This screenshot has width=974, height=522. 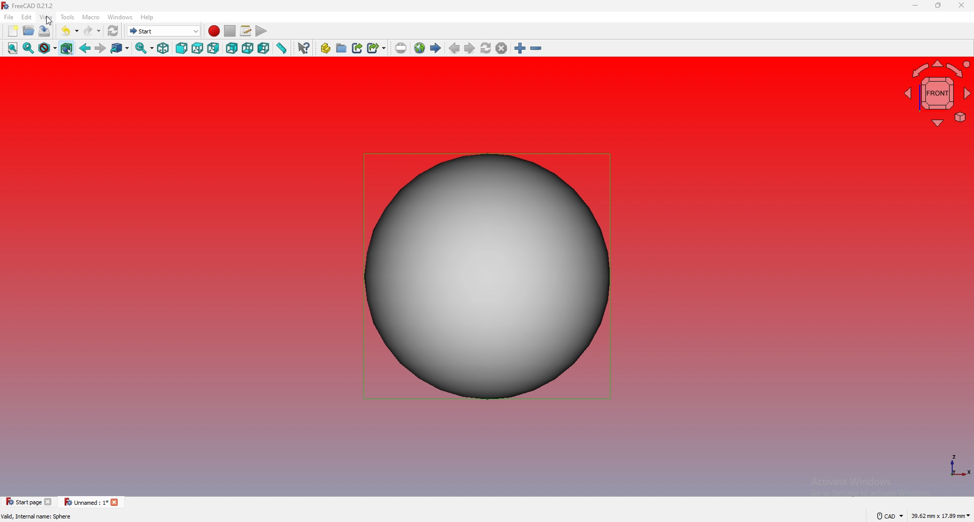 I want to click on help, so click(x=148, y=17).